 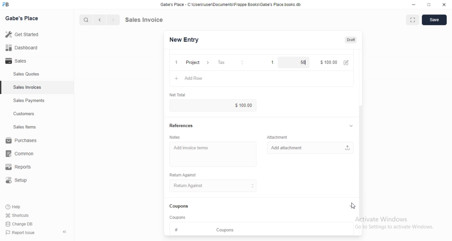 What do you see at coordinates (269, 62) in the screenshot?
I see `1` at bounding box center [269, 62].